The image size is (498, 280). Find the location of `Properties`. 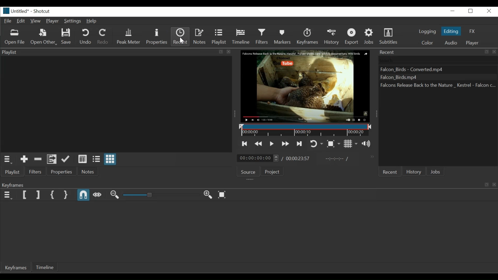

Properties is located at coordinates (156, 36).